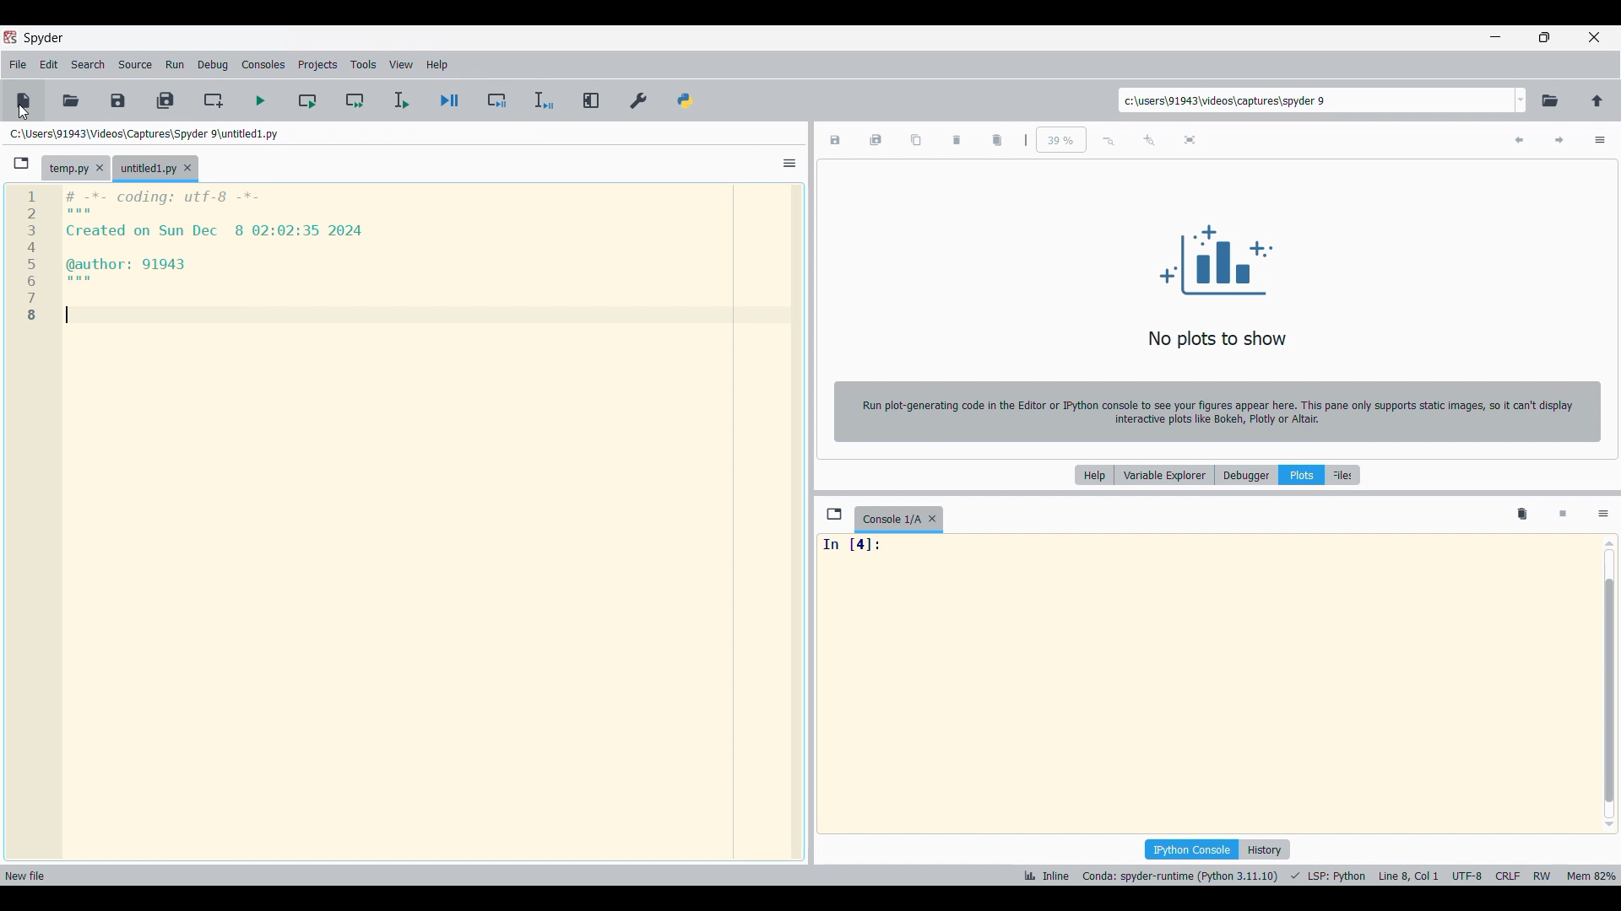 This screenshot has width=1621, height=911. I want to click on inline, so click(1038, 876).